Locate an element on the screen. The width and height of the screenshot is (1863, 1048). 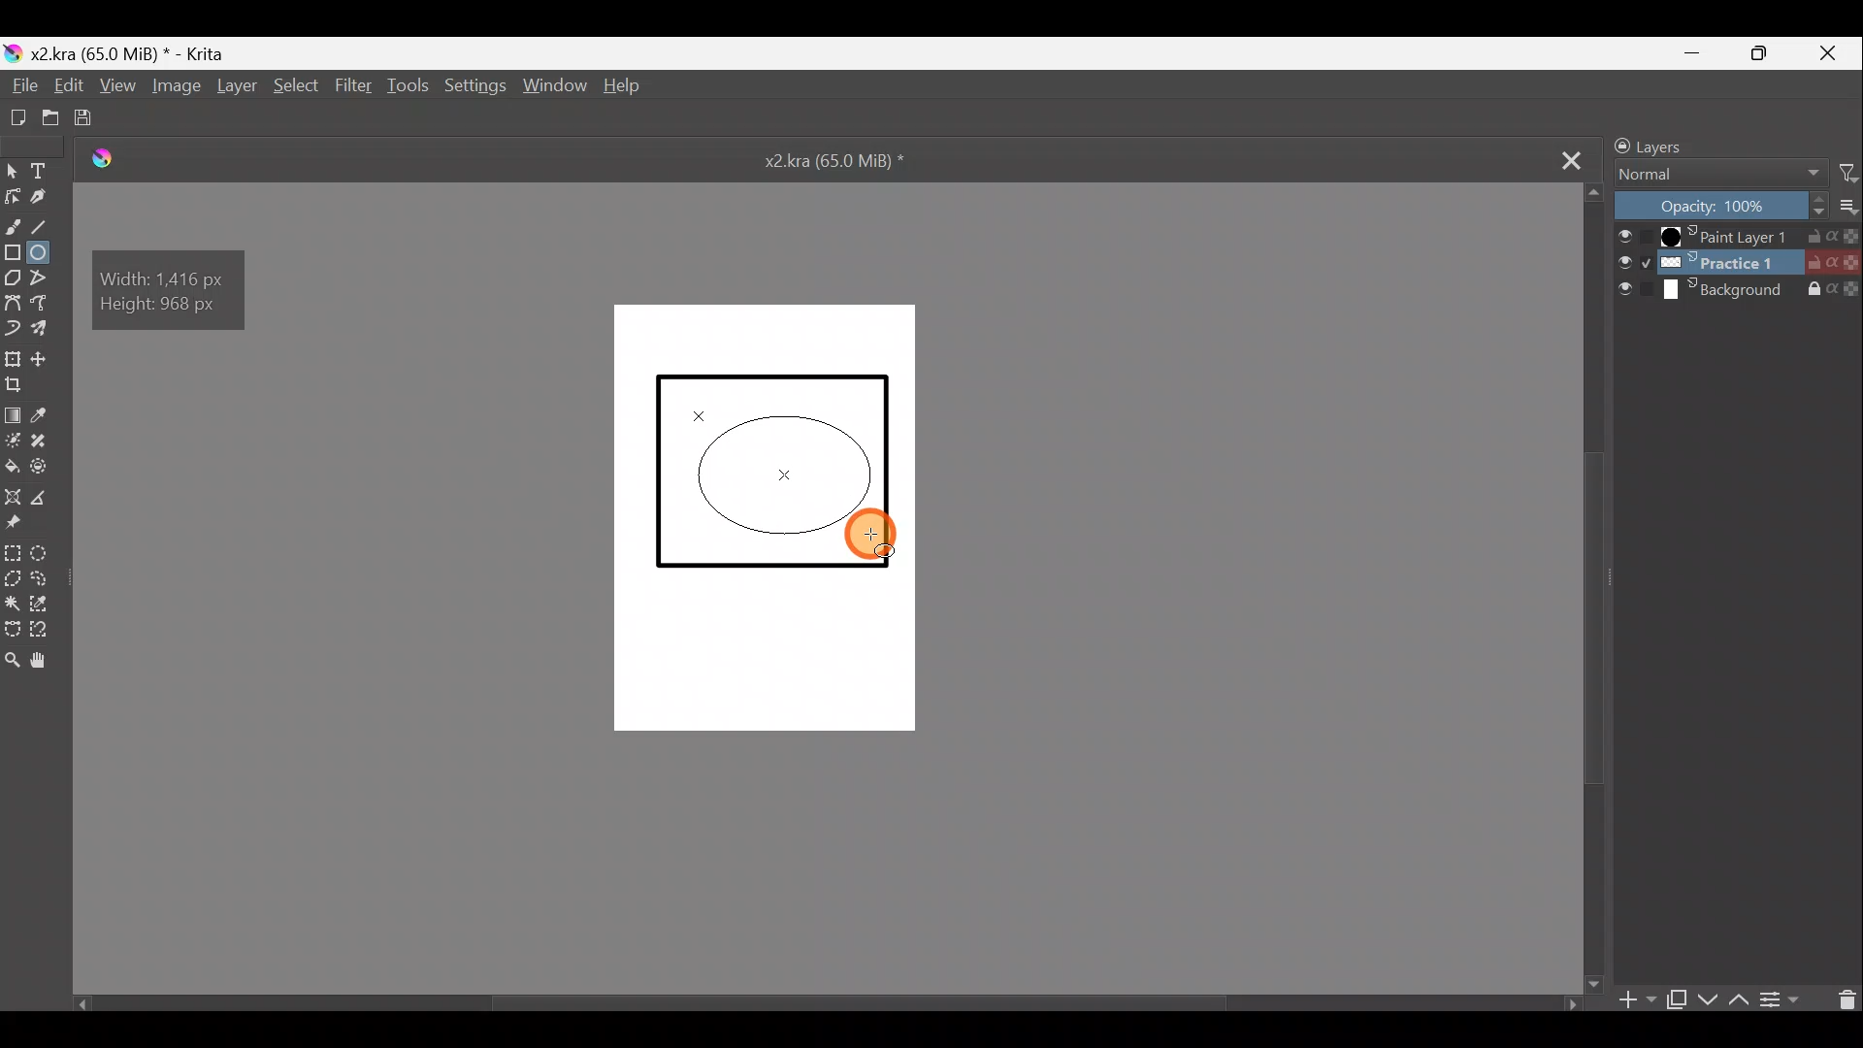
x2.kra (65.0 MiB) * - Krita is located at coordinates (139, 50).